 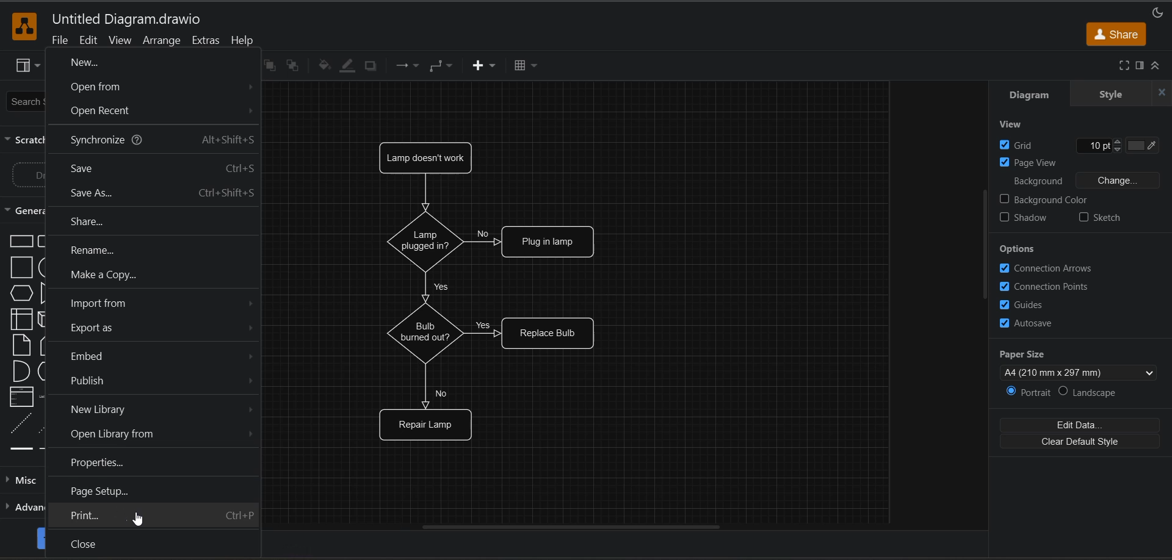 I want to click on share, so click(x=1115, y=35).